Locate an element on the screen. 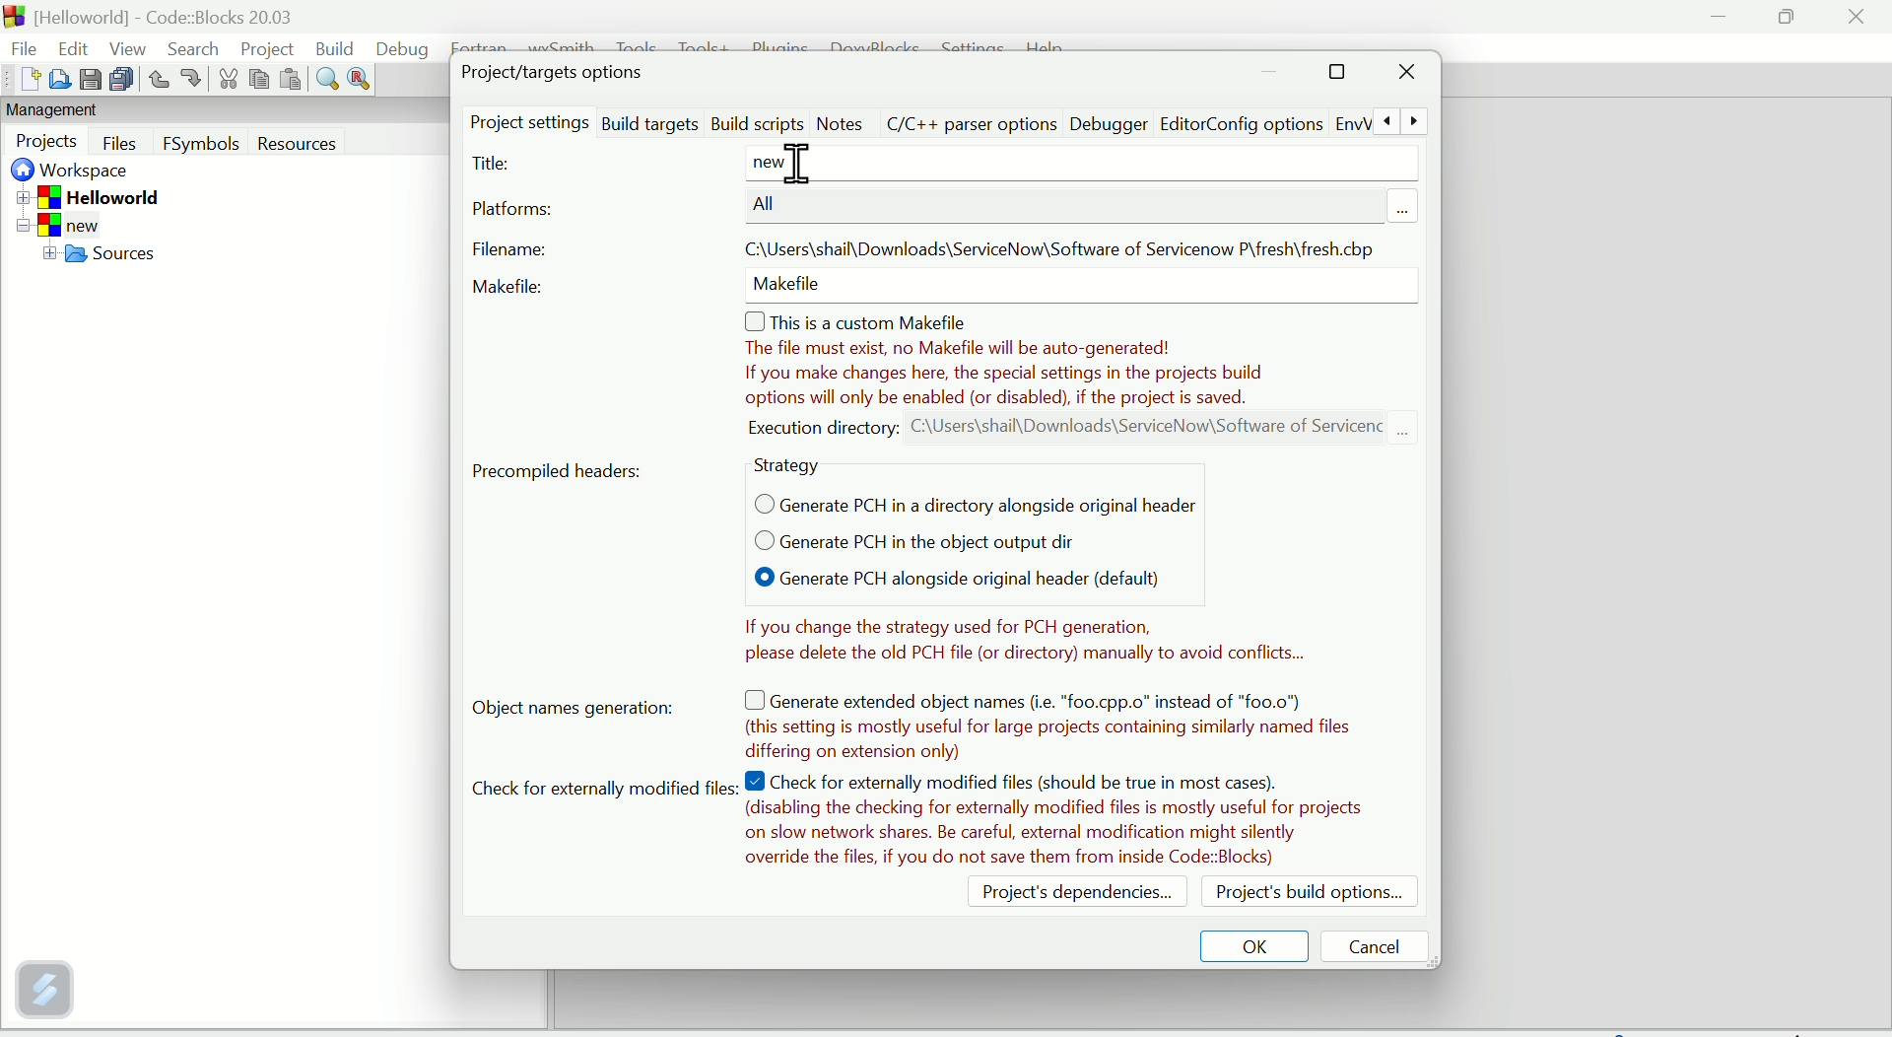 This screenshot has width=1892, height=1037. Platforms is located at coordinates (514, 212).